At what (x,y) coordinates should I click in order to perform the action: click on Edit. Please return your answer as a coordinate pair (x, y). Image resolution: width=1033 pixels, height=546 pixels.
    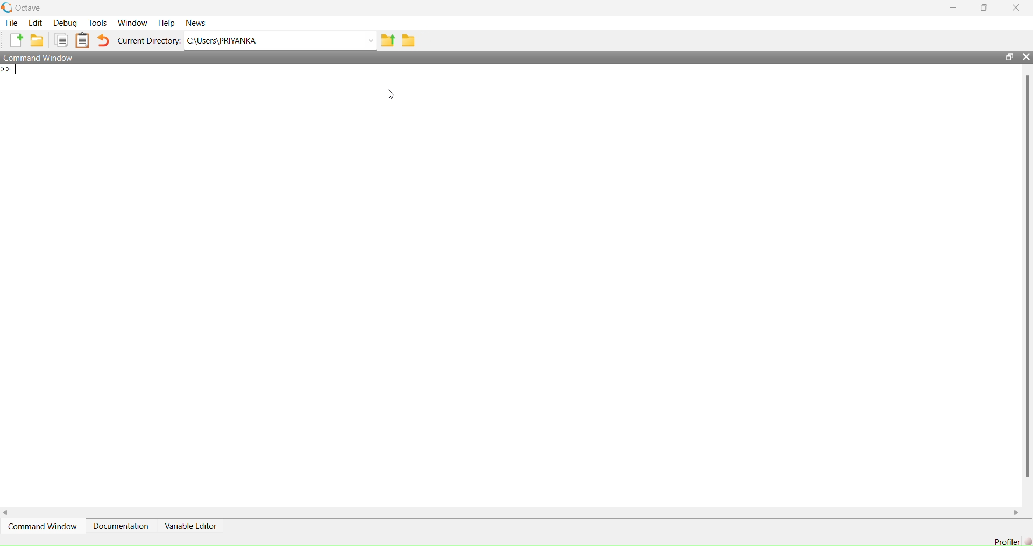
    Looking at the image, I should click on (37, 23).